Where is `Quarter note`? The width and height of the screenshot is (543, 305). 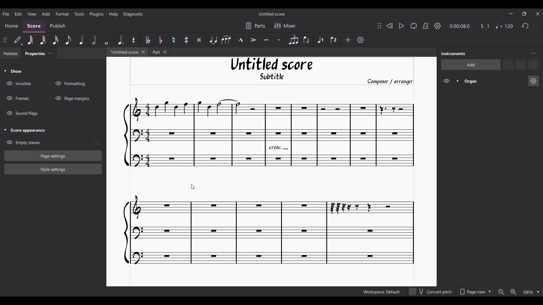
Quarter note is located at coordinates (81, 40).